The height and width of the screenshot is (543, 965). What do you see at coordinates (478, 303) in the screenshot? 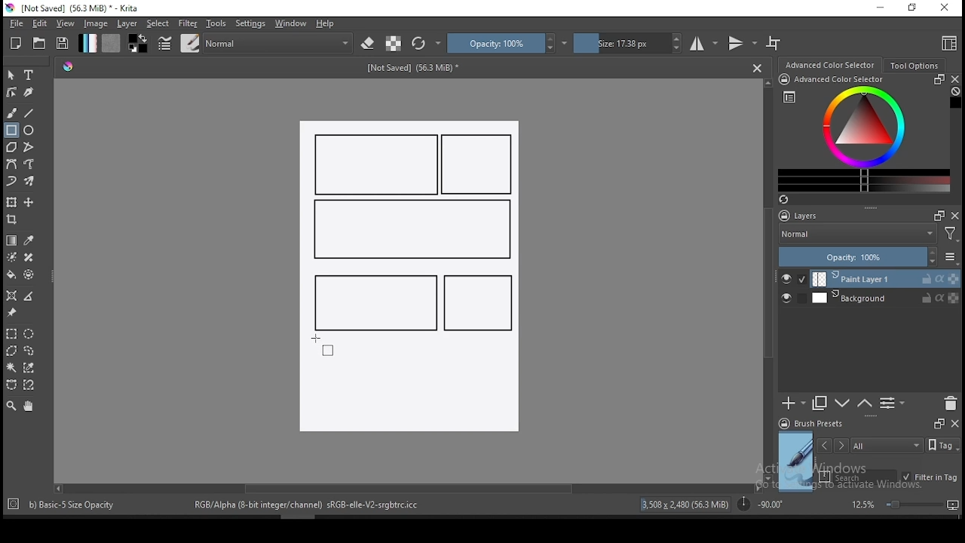
I see `new rectangle` at bounding box center [478, 303].